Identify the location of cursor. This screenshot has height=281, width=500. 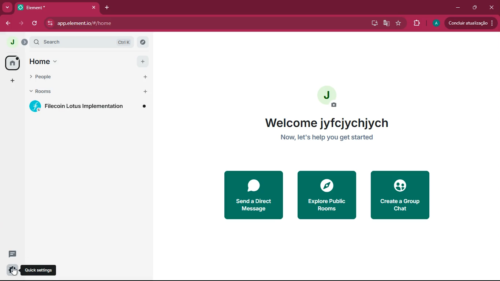
(14, 271).